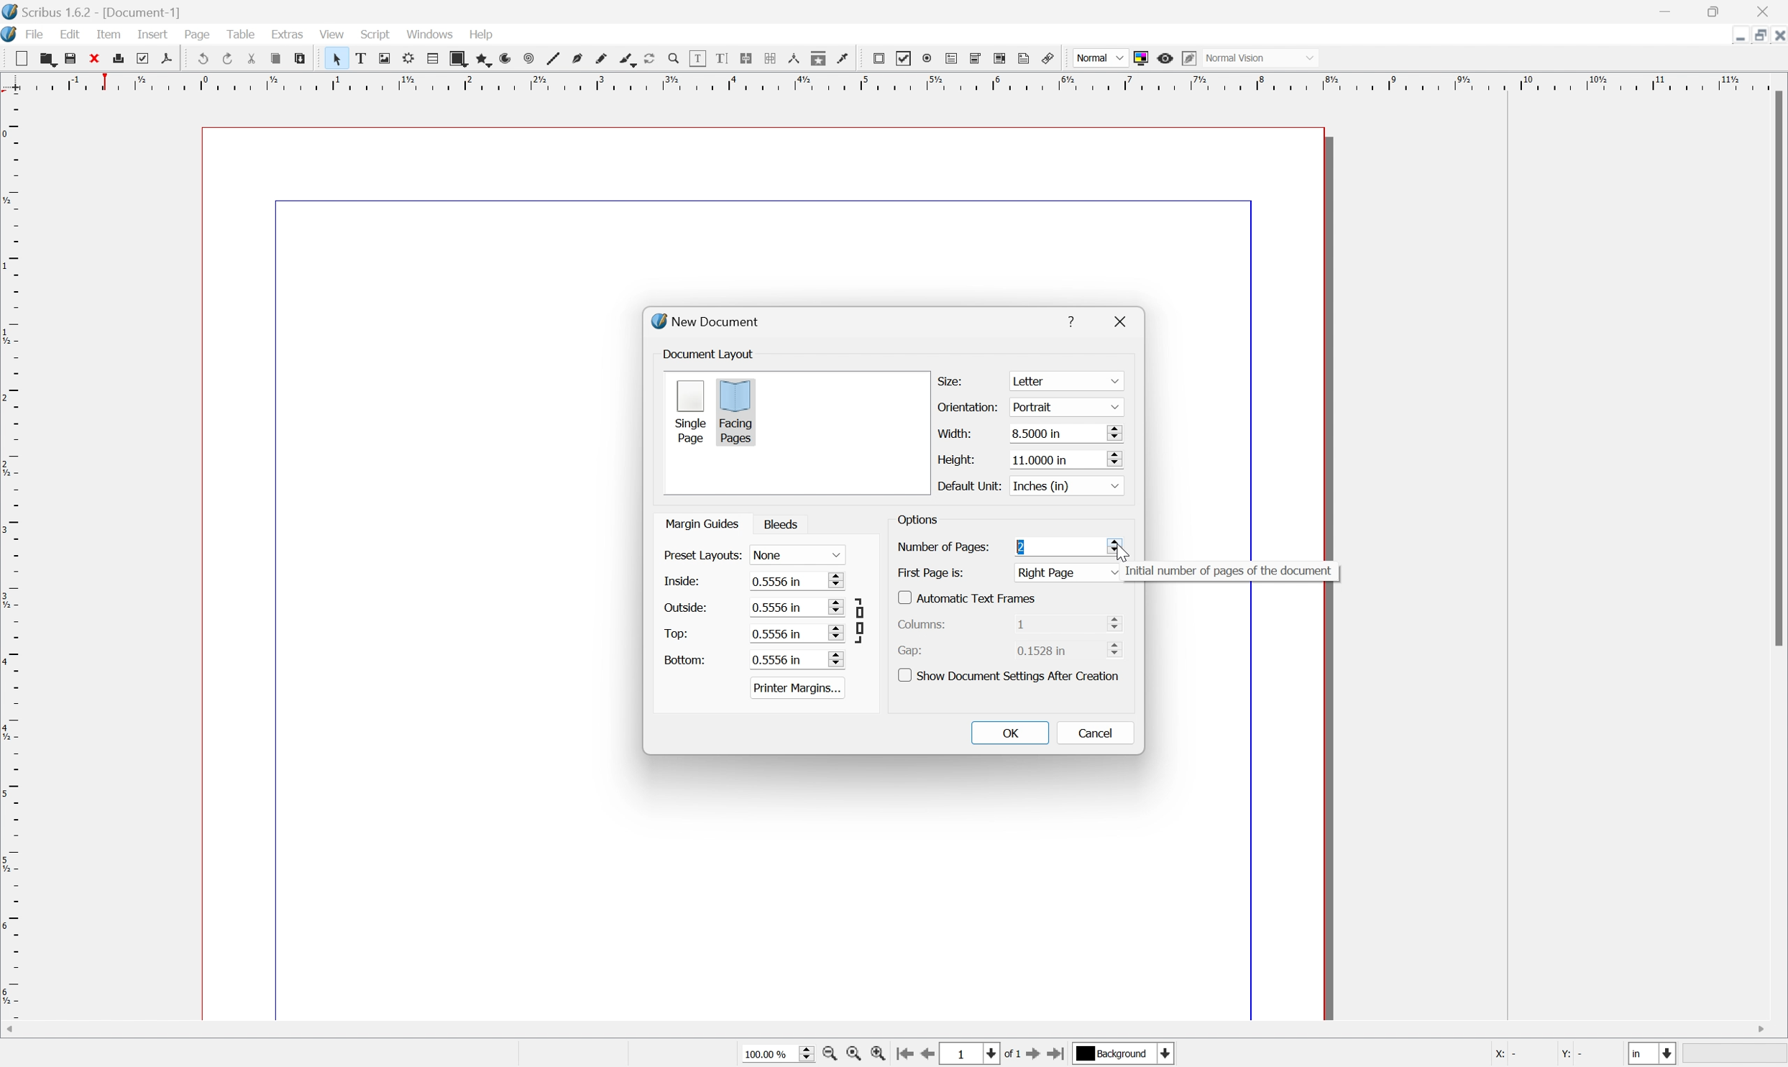 The height and width of the screenshot is (1067, 1788). What do you see at coordinates (1024, 548) in the screenshot?
I see `2` at bounding box center [1024, 548].